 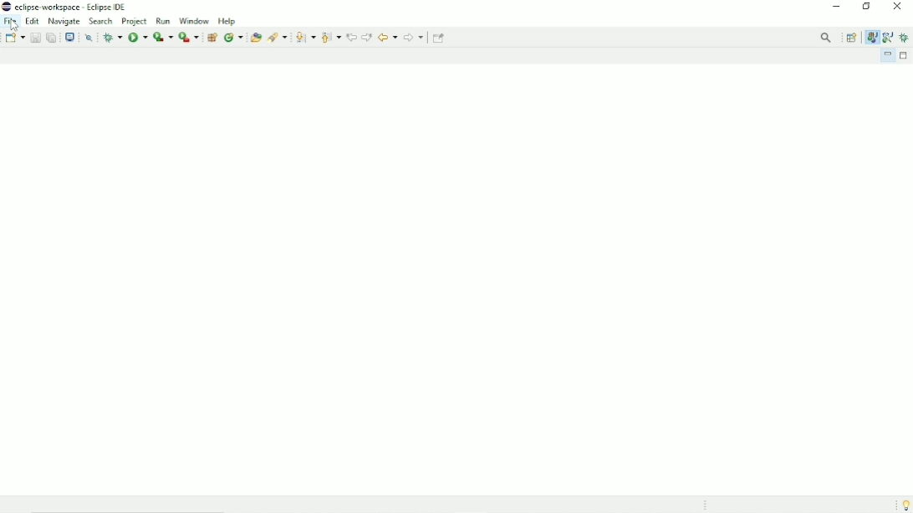 What do you see at coordinates (233, 38) in the screenshot?
I see `New java class` at bounding box center [233, 38].